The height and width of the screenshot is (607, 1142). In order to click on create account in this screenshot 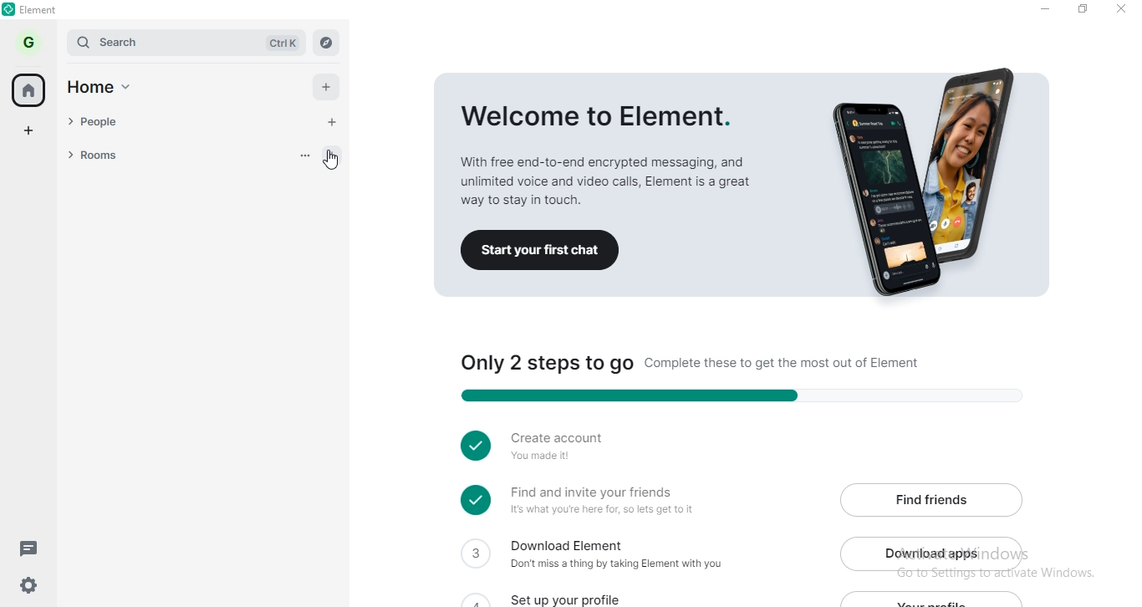, I will do `click(555, 446)`.